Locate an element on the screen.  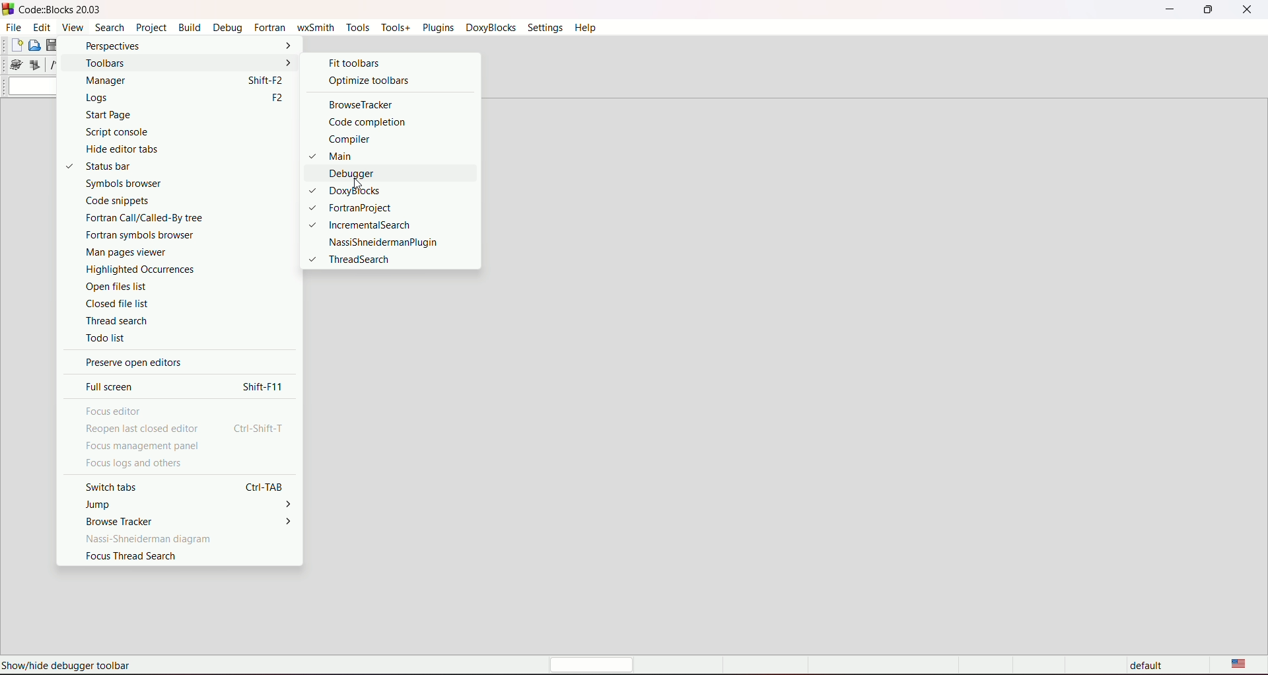
F2 is located at coordinates (275, 99).